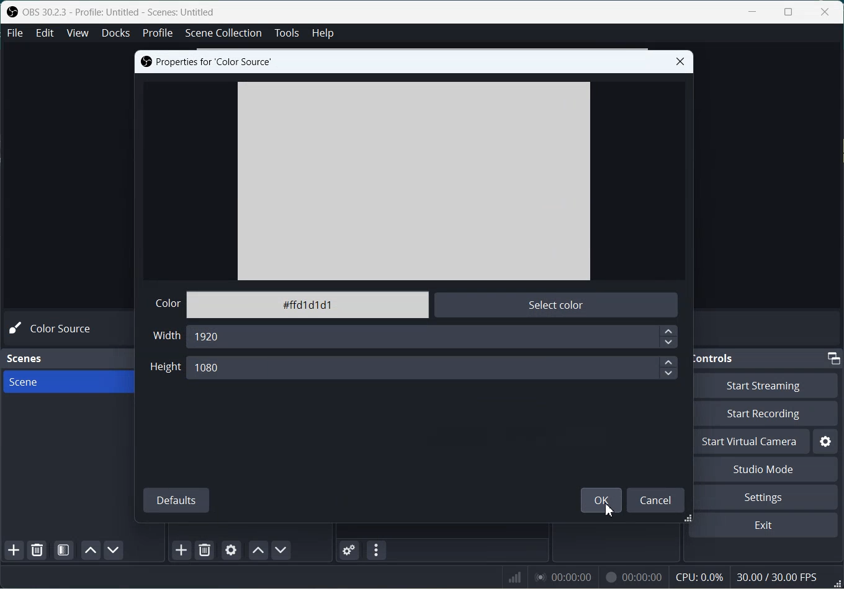 Image resolution: width=844 pixels, height=589 pixels. I want to click on Start Virtual Camera, so click(753, 442).